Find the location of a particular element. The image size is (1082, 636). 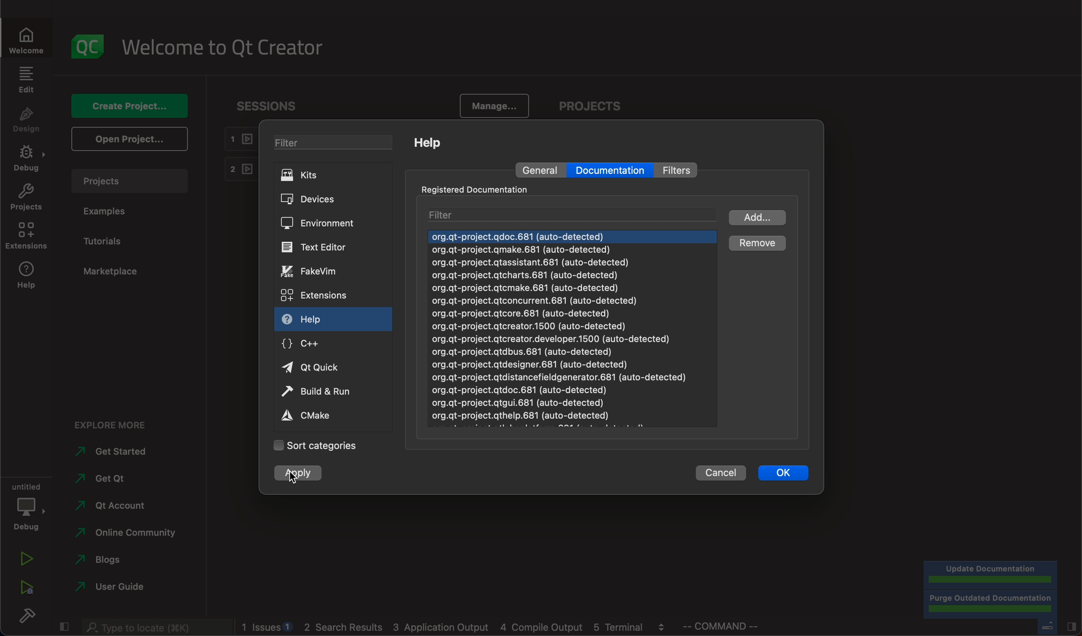

categories is located at coordinates (318, 447).